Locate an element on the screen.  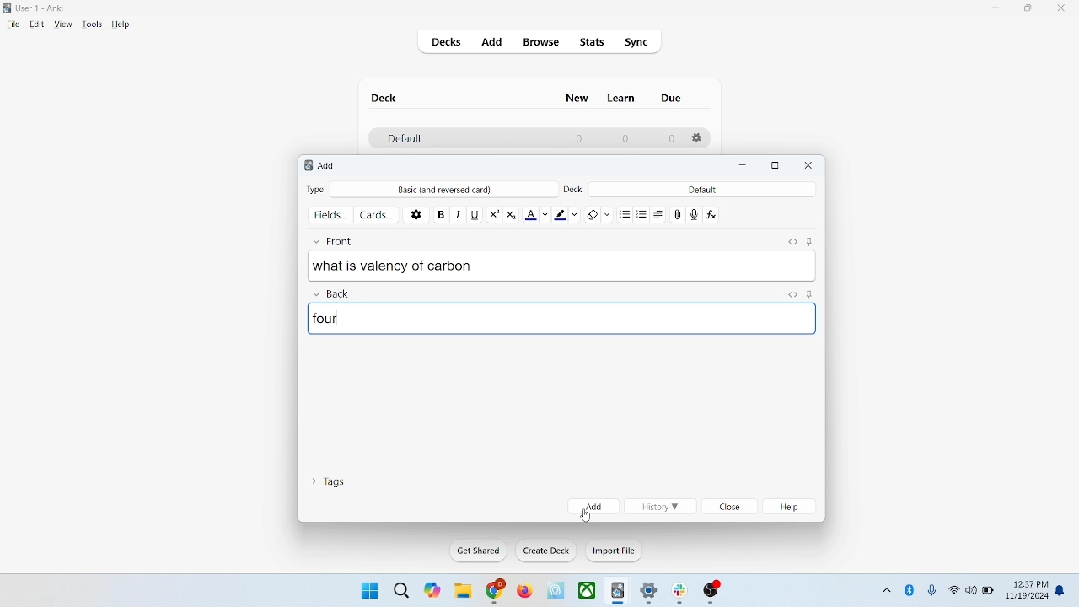
subscript is located at coordinates (511, 212).